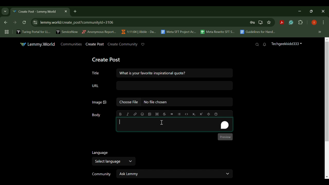  What do you see at coordinates (38, 44) in the screenshot?
I see `Lemmy.World` at bounding box center [38, 44].